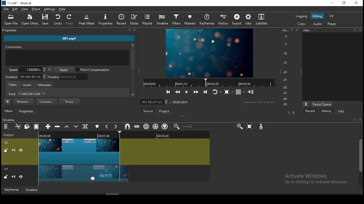 The width and height of the screenshot is (364, 204). What do you see at coordinates (207, 126) in the screenshot?
I see `Zoom slider` at bounding box center [207, 126].